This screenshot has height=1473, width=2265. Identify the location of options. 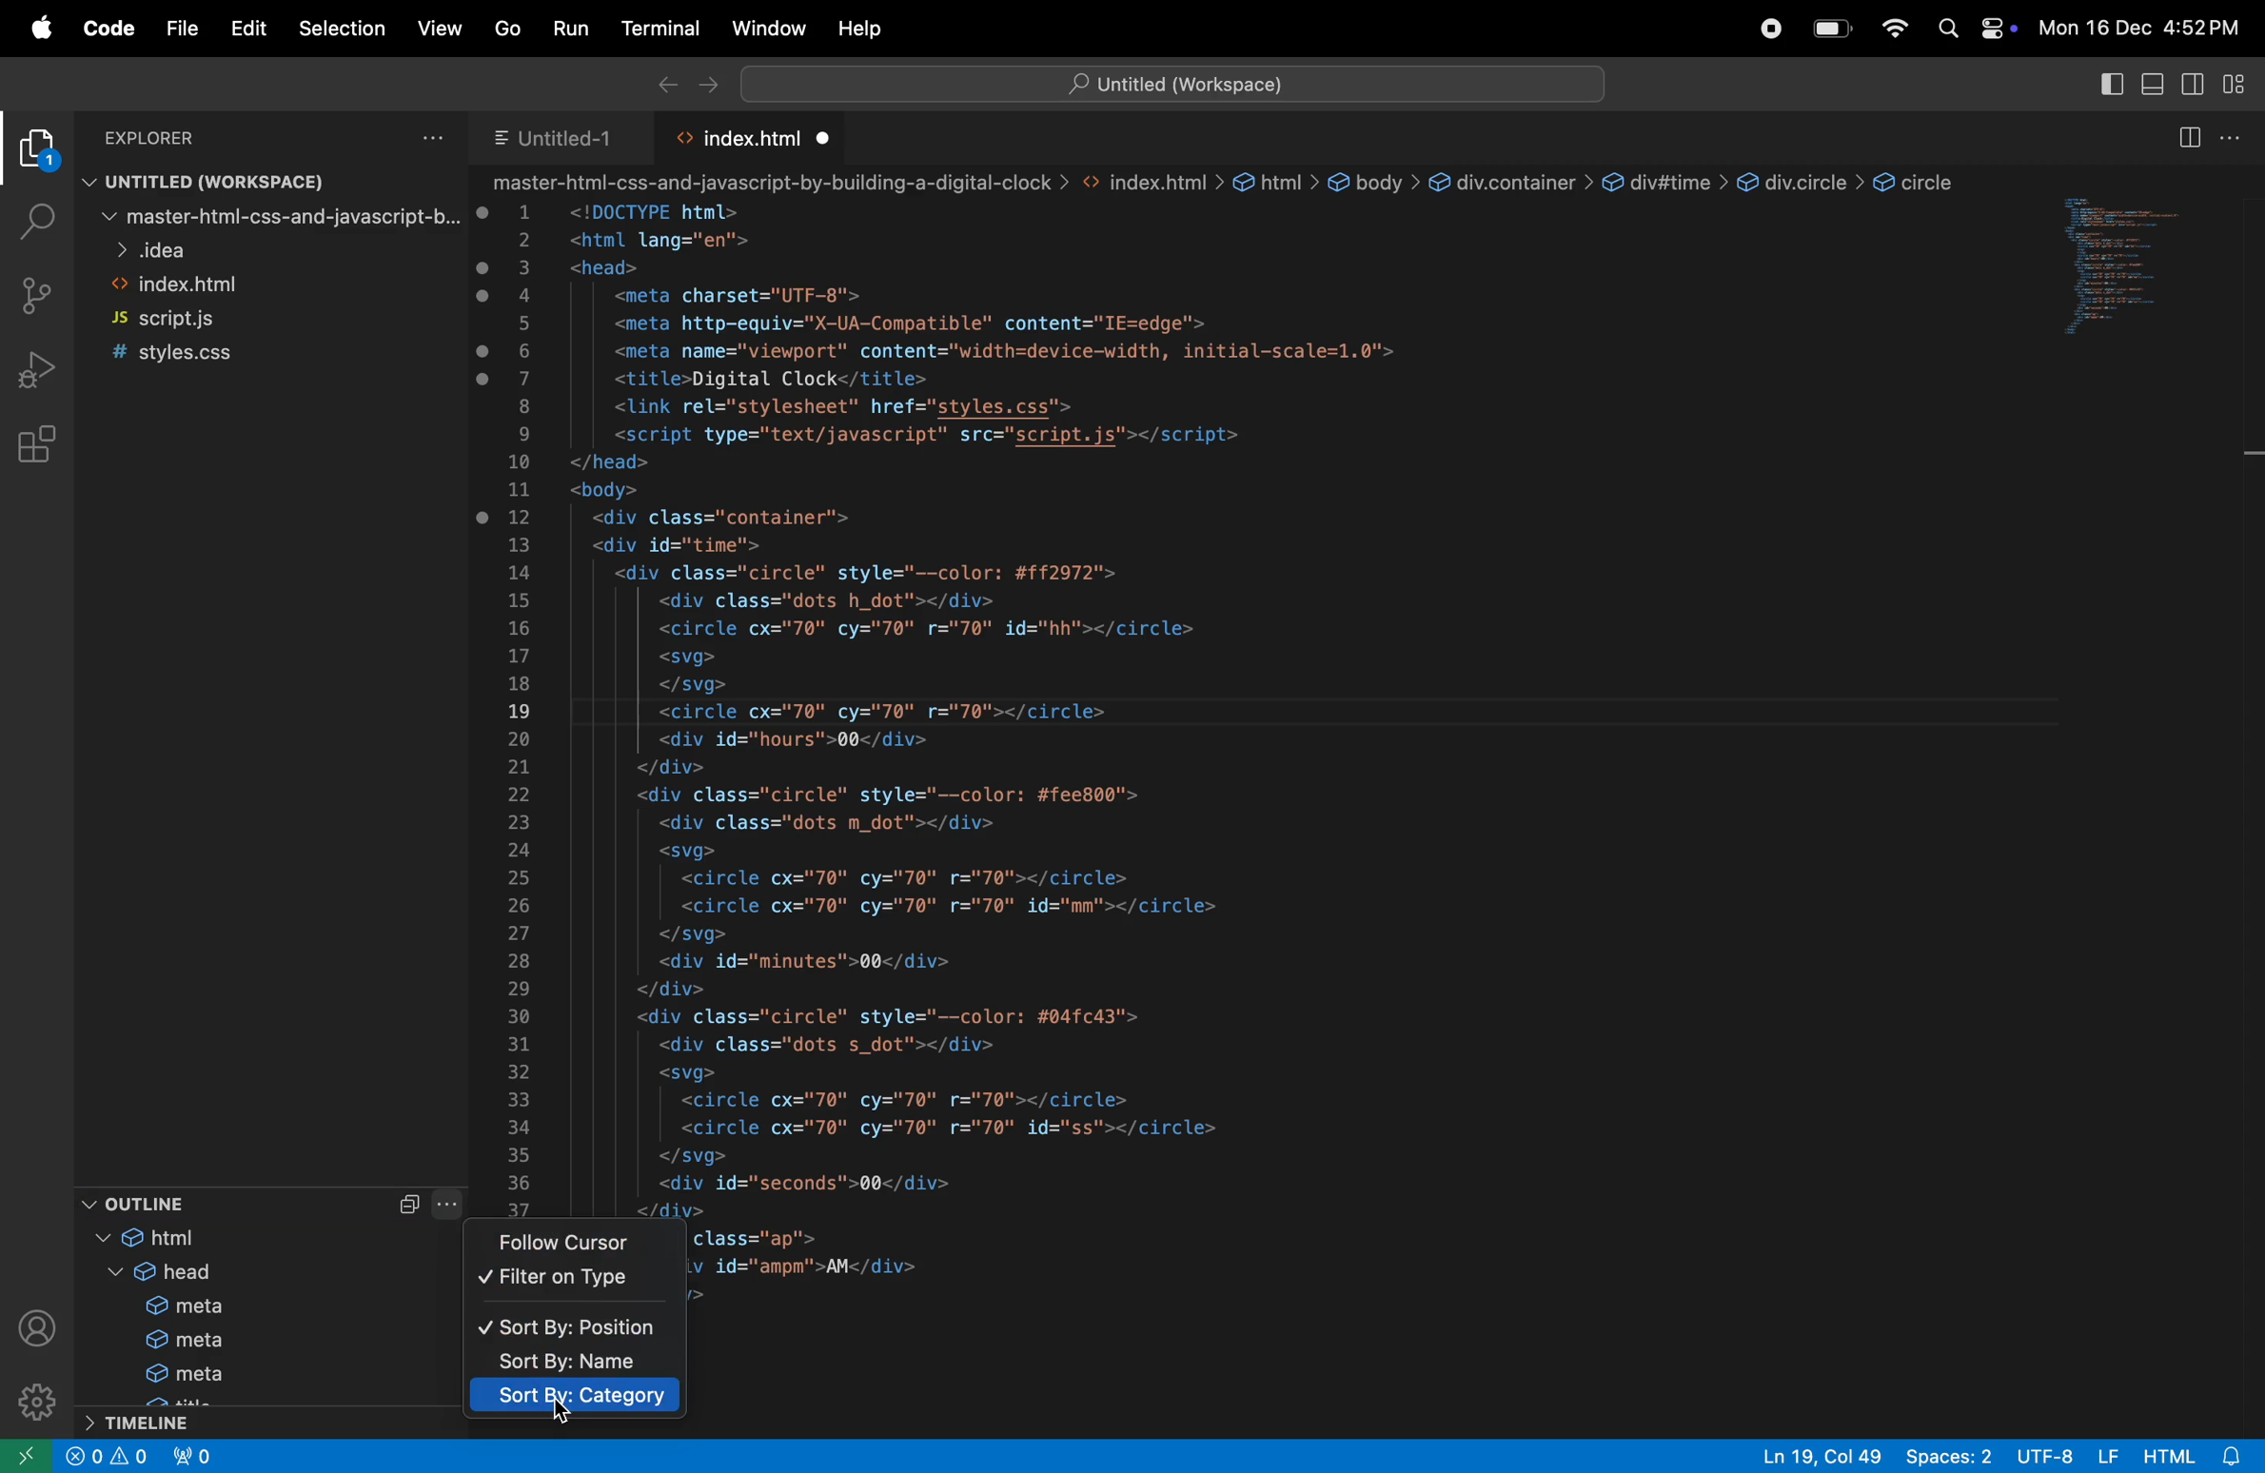
(2241, 137).